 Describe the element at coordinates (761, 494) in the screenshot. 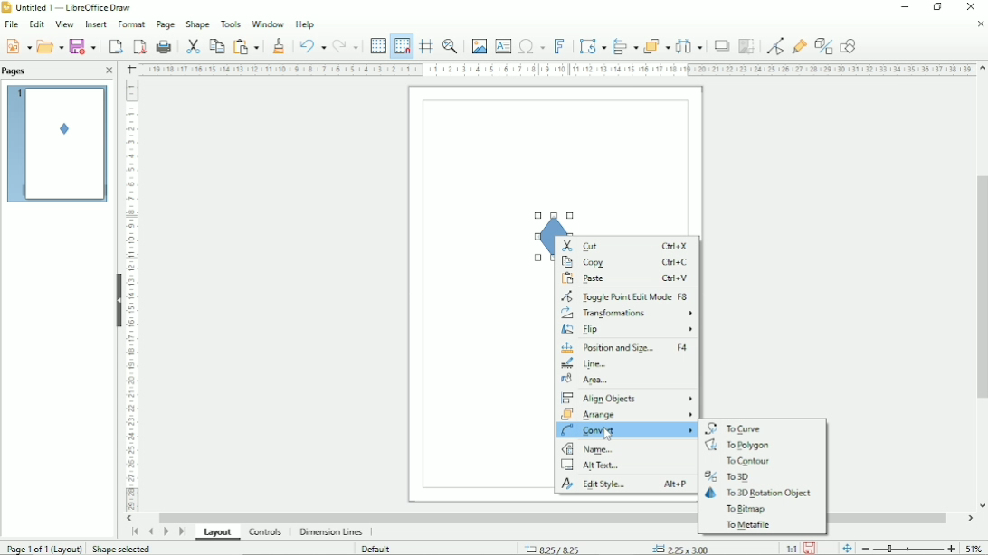

I see `To 3D rotation object` at that location.